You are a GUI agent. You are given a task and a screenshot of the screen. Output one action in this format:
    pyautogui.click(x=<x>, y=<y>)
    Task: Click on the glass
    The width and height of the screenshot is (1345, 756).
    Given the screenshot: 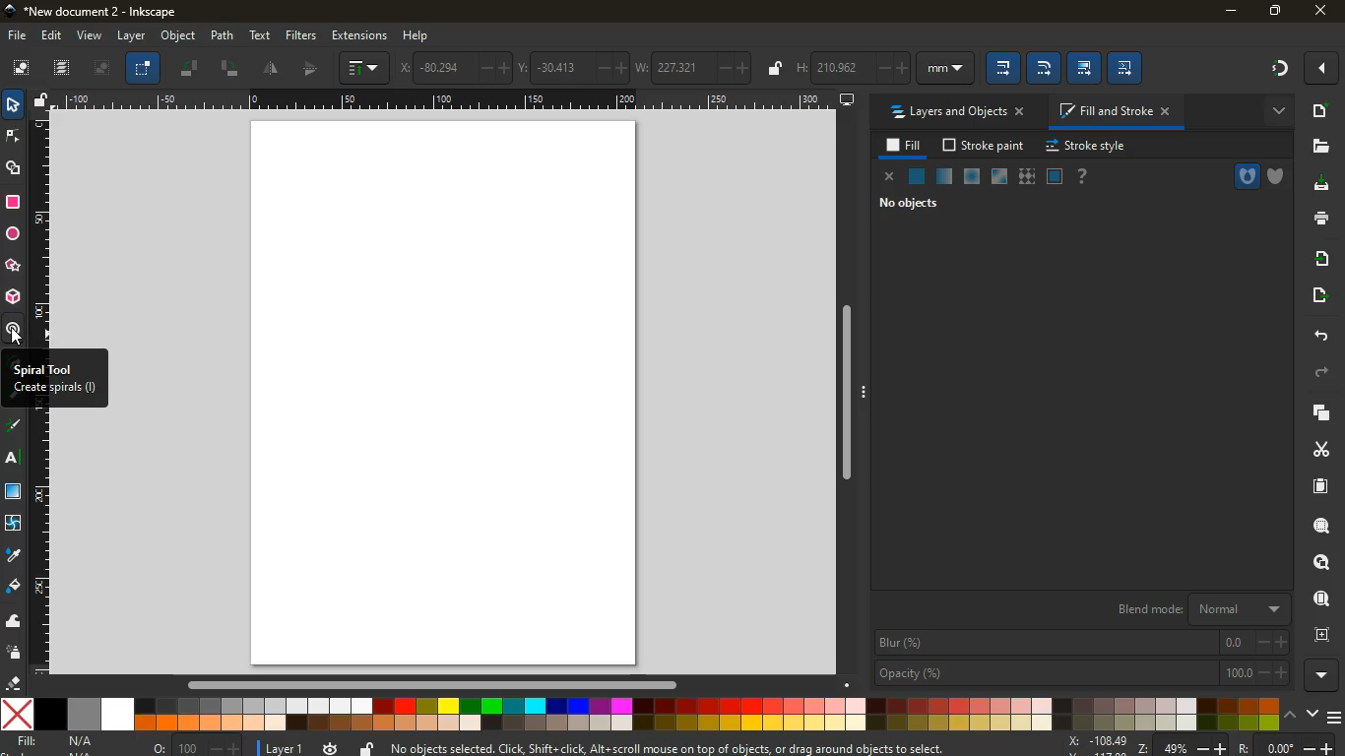 What is the action you would take?
    pyautogui.click(x=1001, y=177)
    